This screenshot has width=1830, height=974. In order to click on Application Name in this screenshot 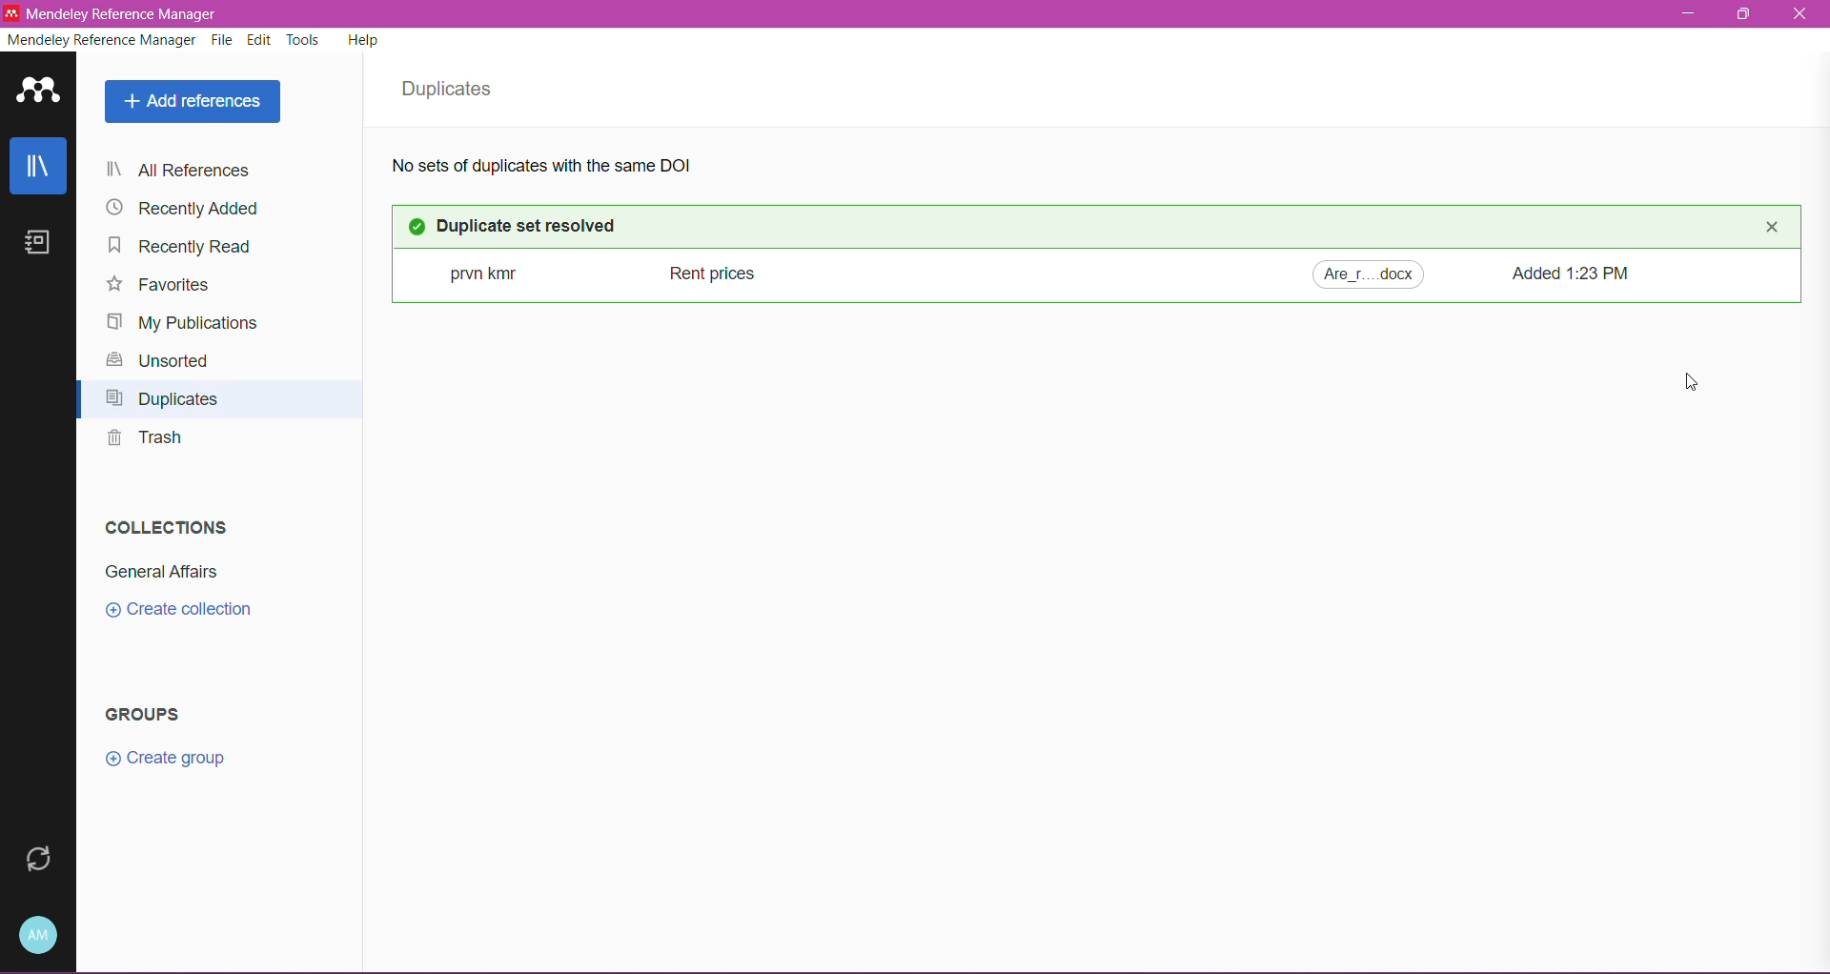, I will do `click(126, 14)`.